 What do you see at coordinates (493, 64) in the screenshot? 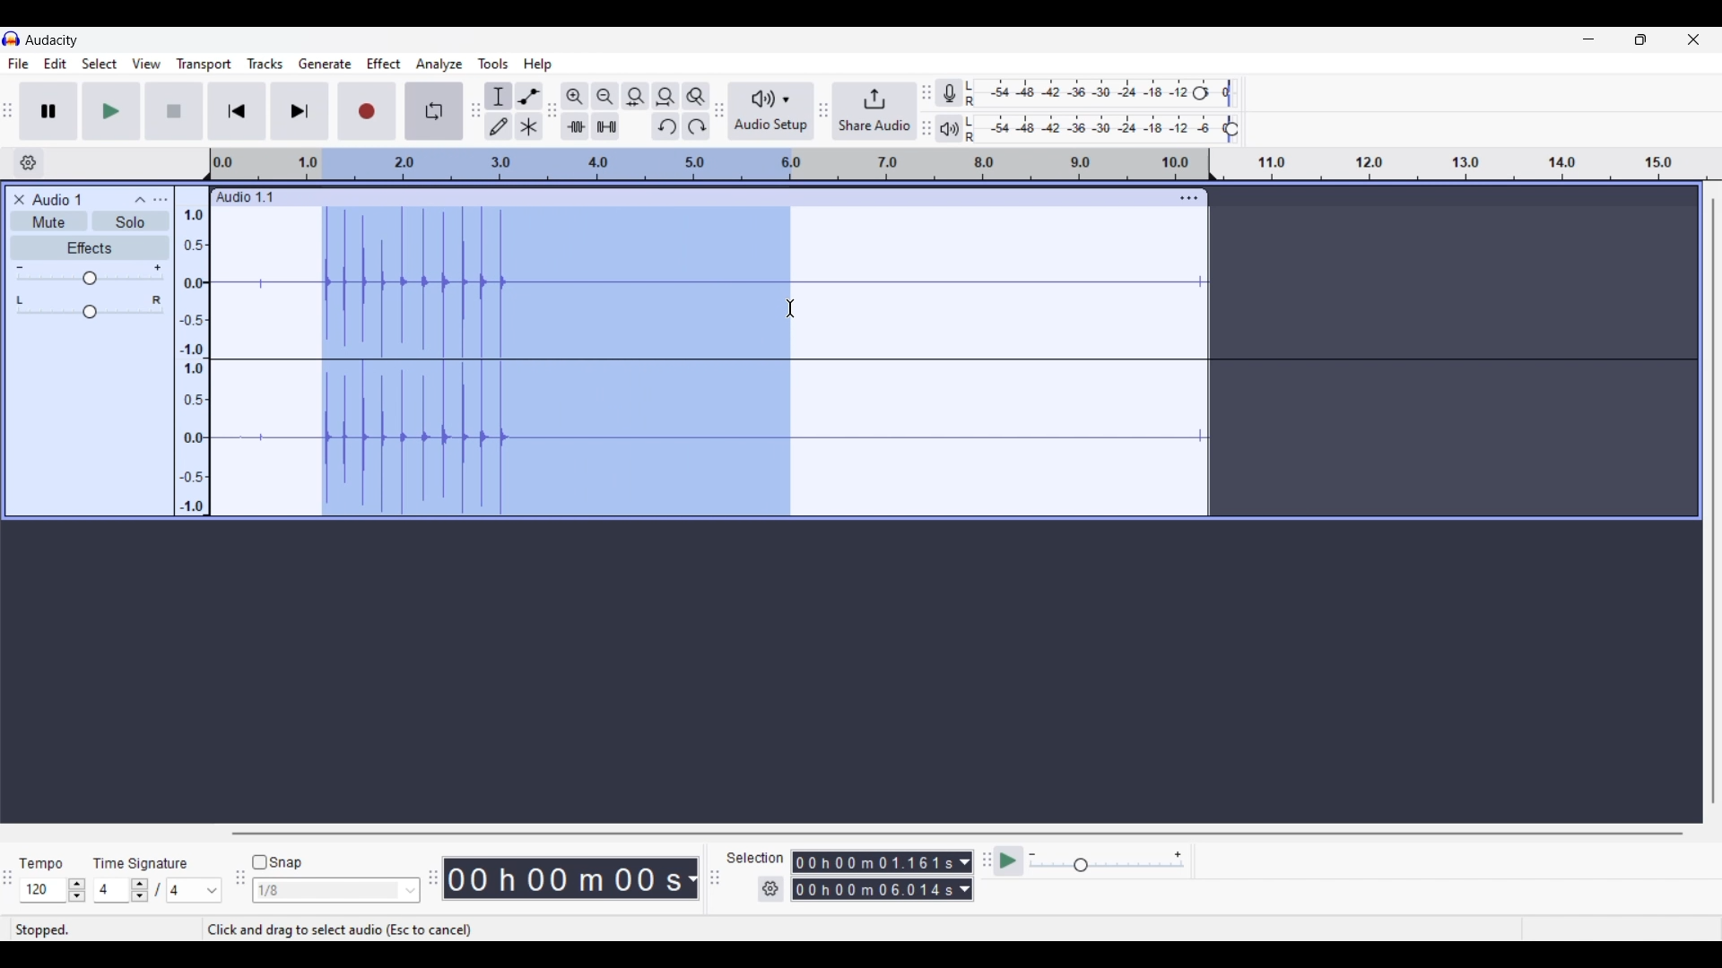
I see `Tools menu` at bounding box center [493, 64].